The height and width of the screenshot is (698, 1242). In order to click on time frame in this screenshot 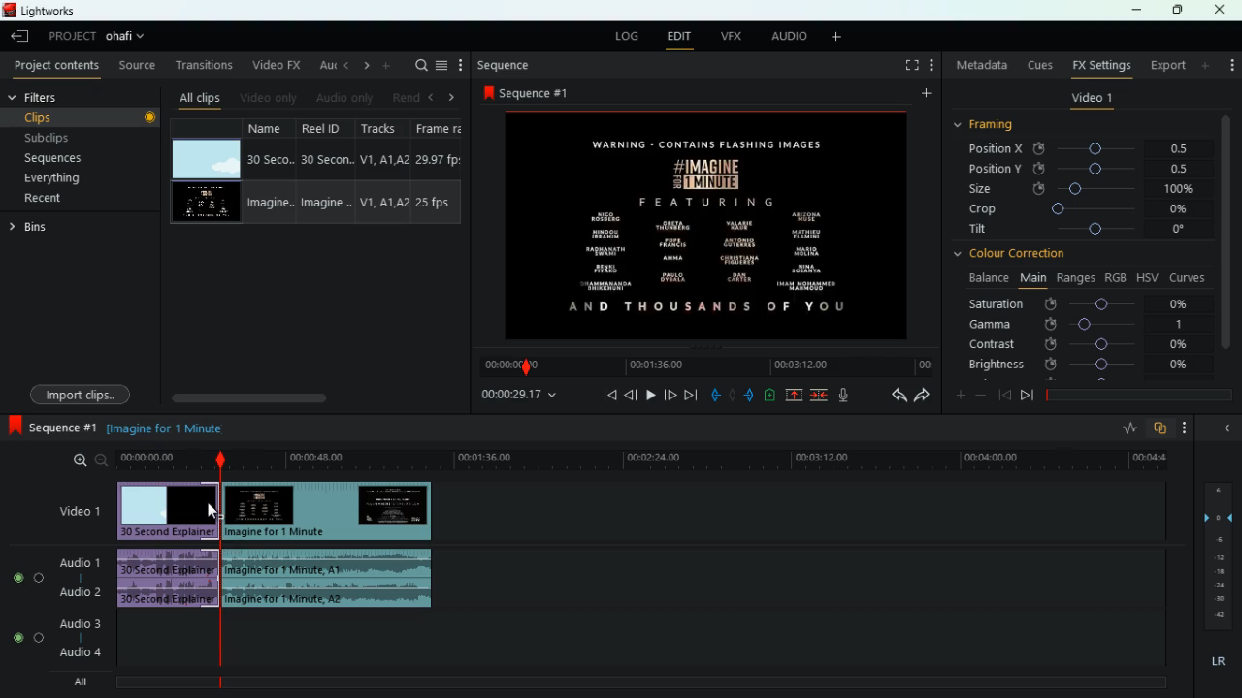, I will do `click(1139, 396)`.